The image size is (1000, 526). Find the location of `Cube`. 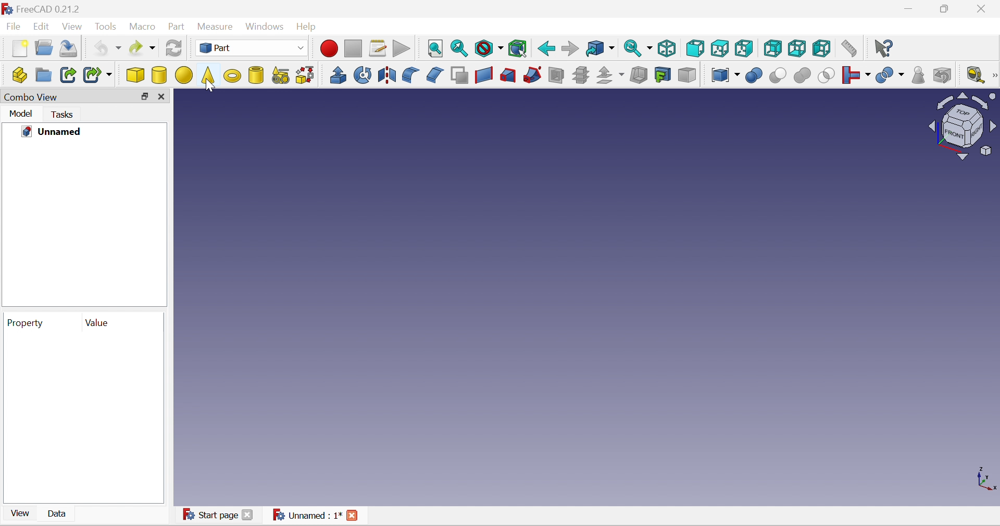

Cube is located at coordinates (134, 75).